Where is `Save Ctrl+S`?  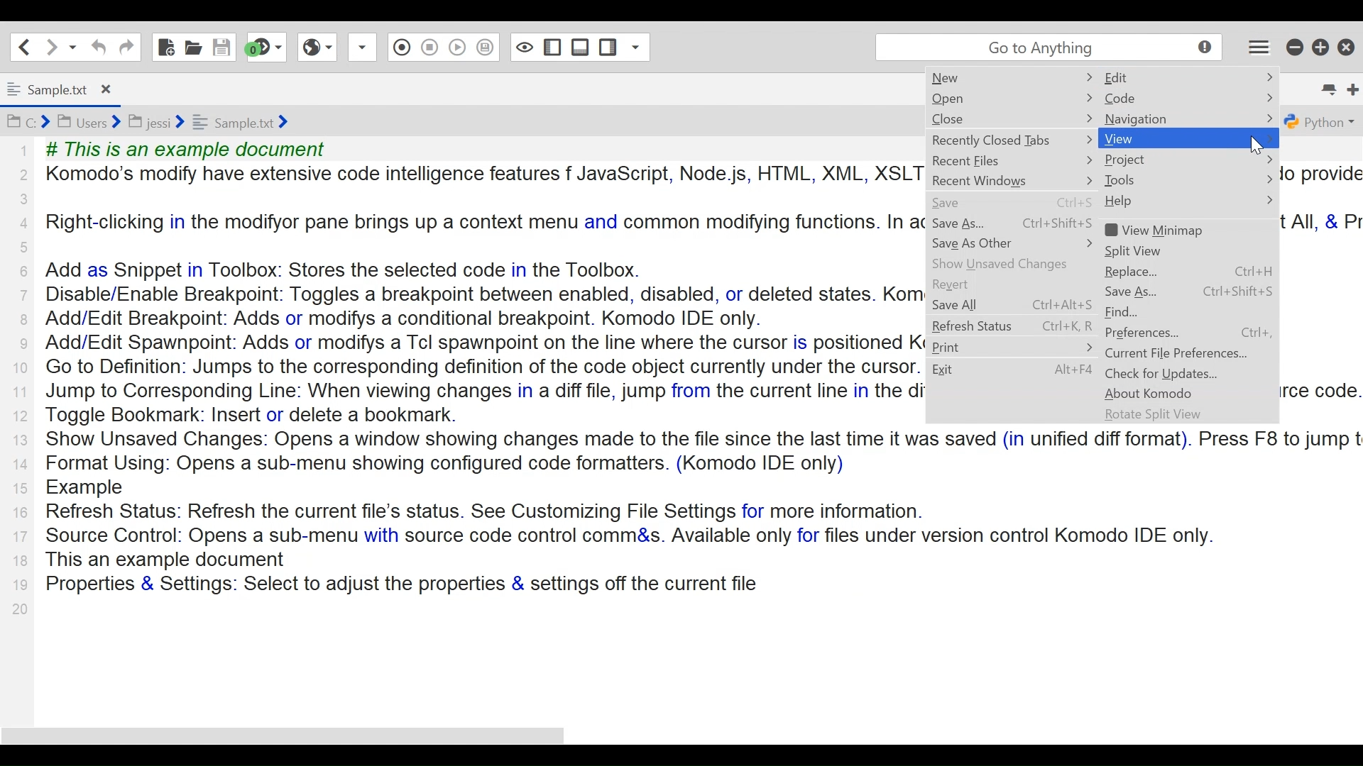 Save Ctrl+S is located at coordinates (1015, 202).